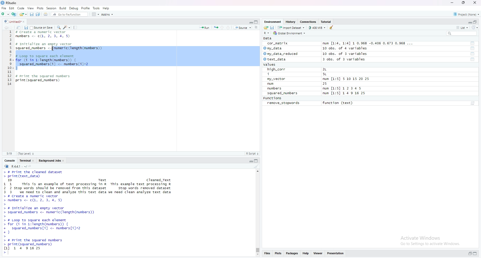  Describe the element at coordinates (251, 22) in the screenshot. I see `minimize` at that location.